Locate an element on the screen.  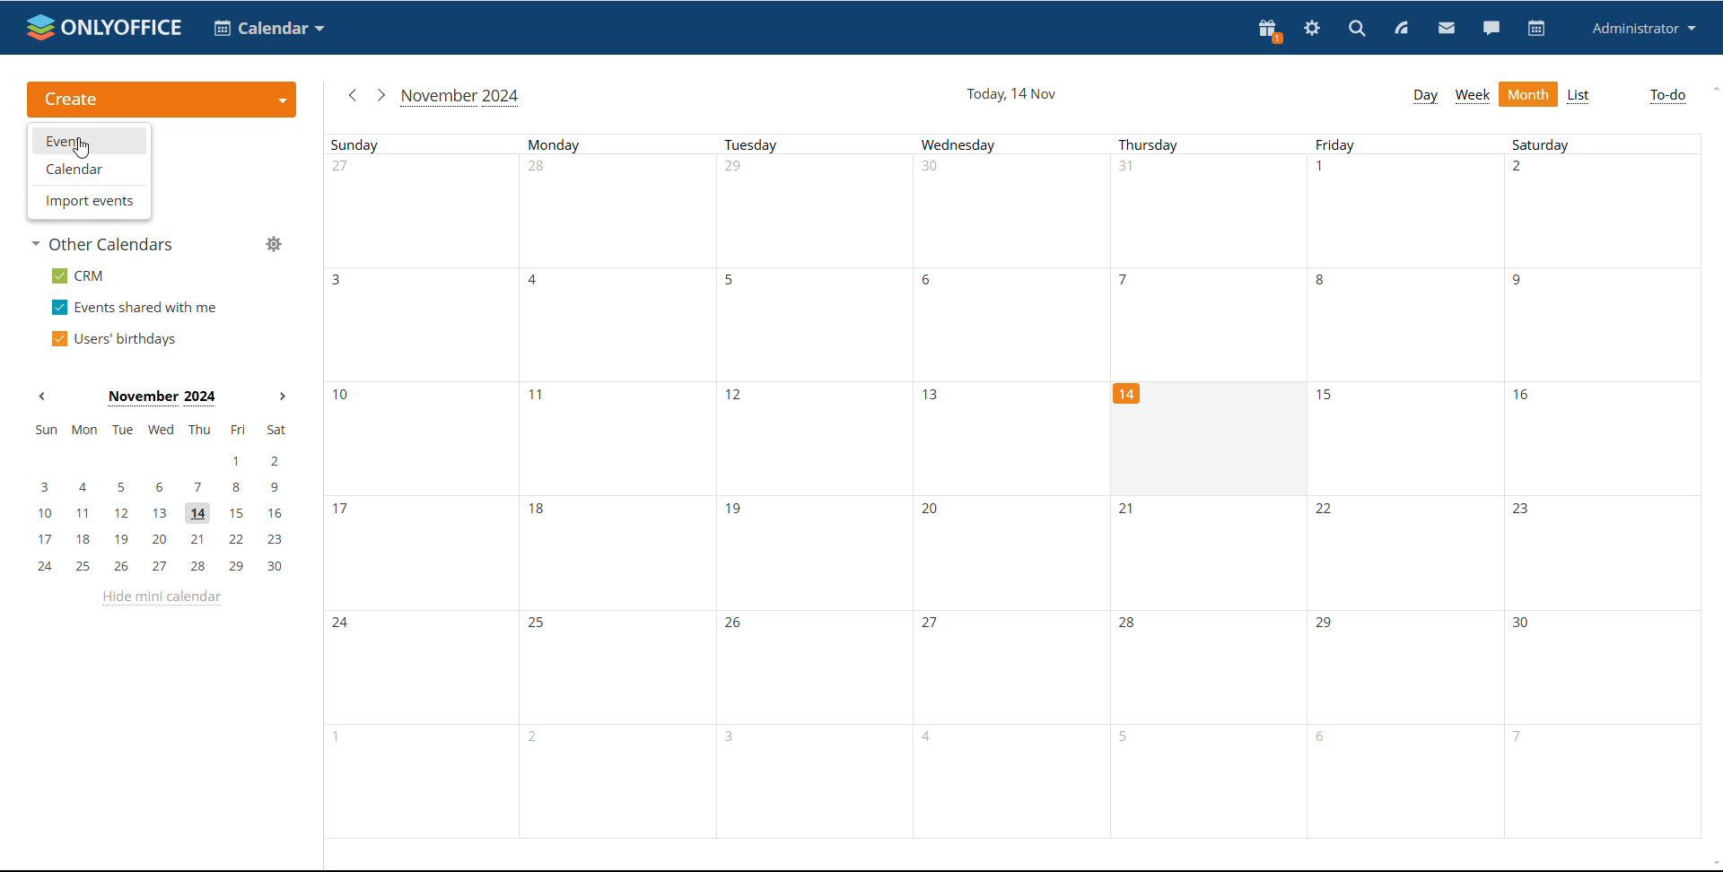
Different dates of the month is located at coordinates (718, 439).